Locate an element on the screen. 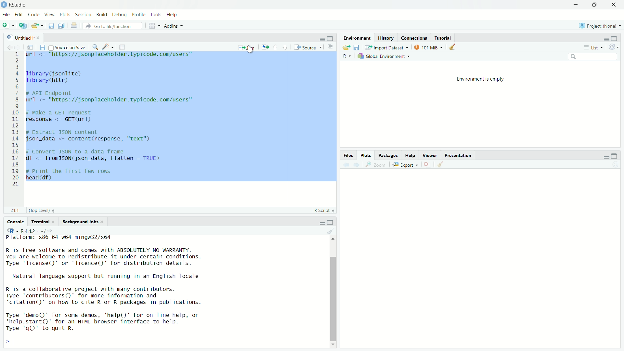  New file is located at coordinates (9, 25).